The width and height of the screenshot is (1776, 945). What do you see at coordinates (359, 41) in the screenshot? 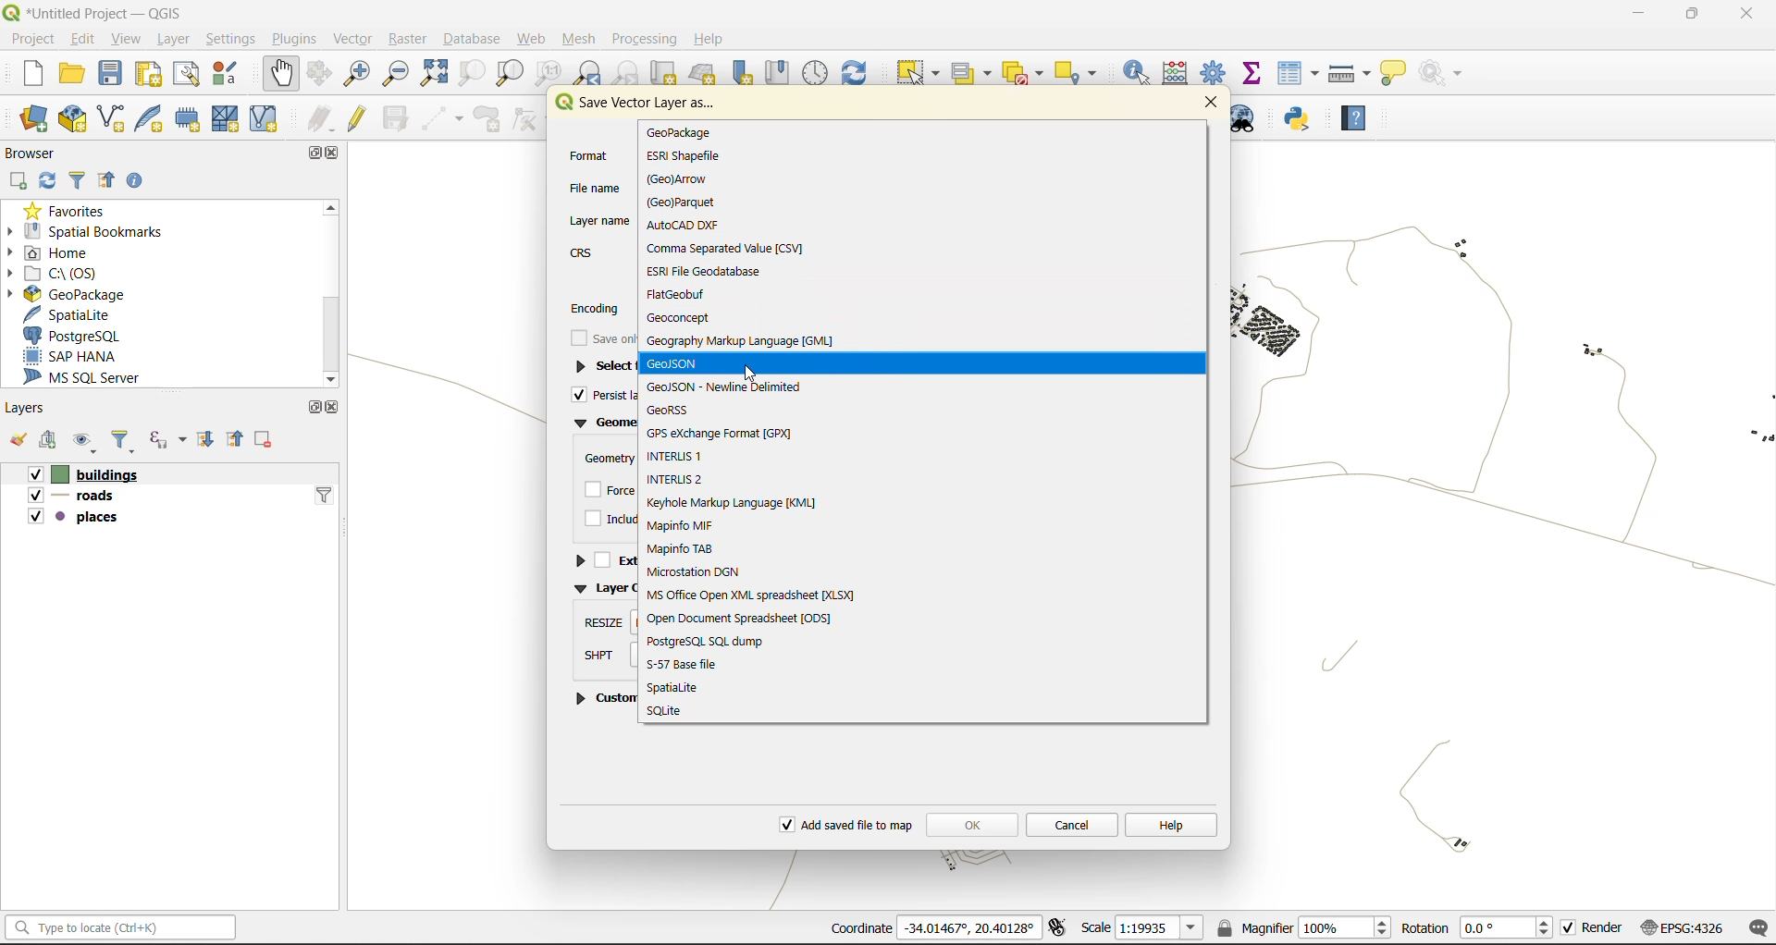
I see `vector` at bounding box center [359, 41].